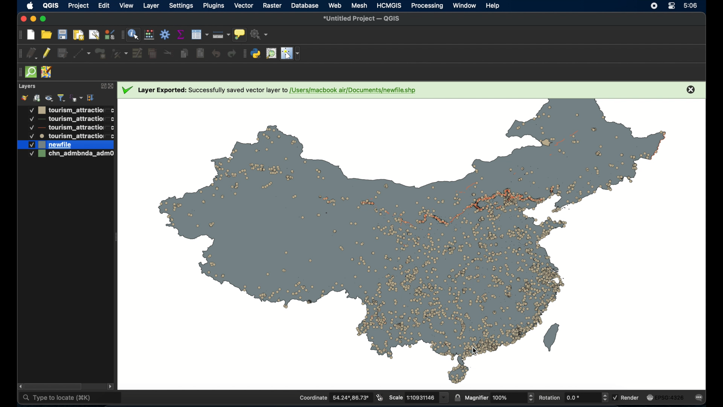  Describe the element at coordinates (259, 34) in the screenshot. I see `no action selected` at that location.